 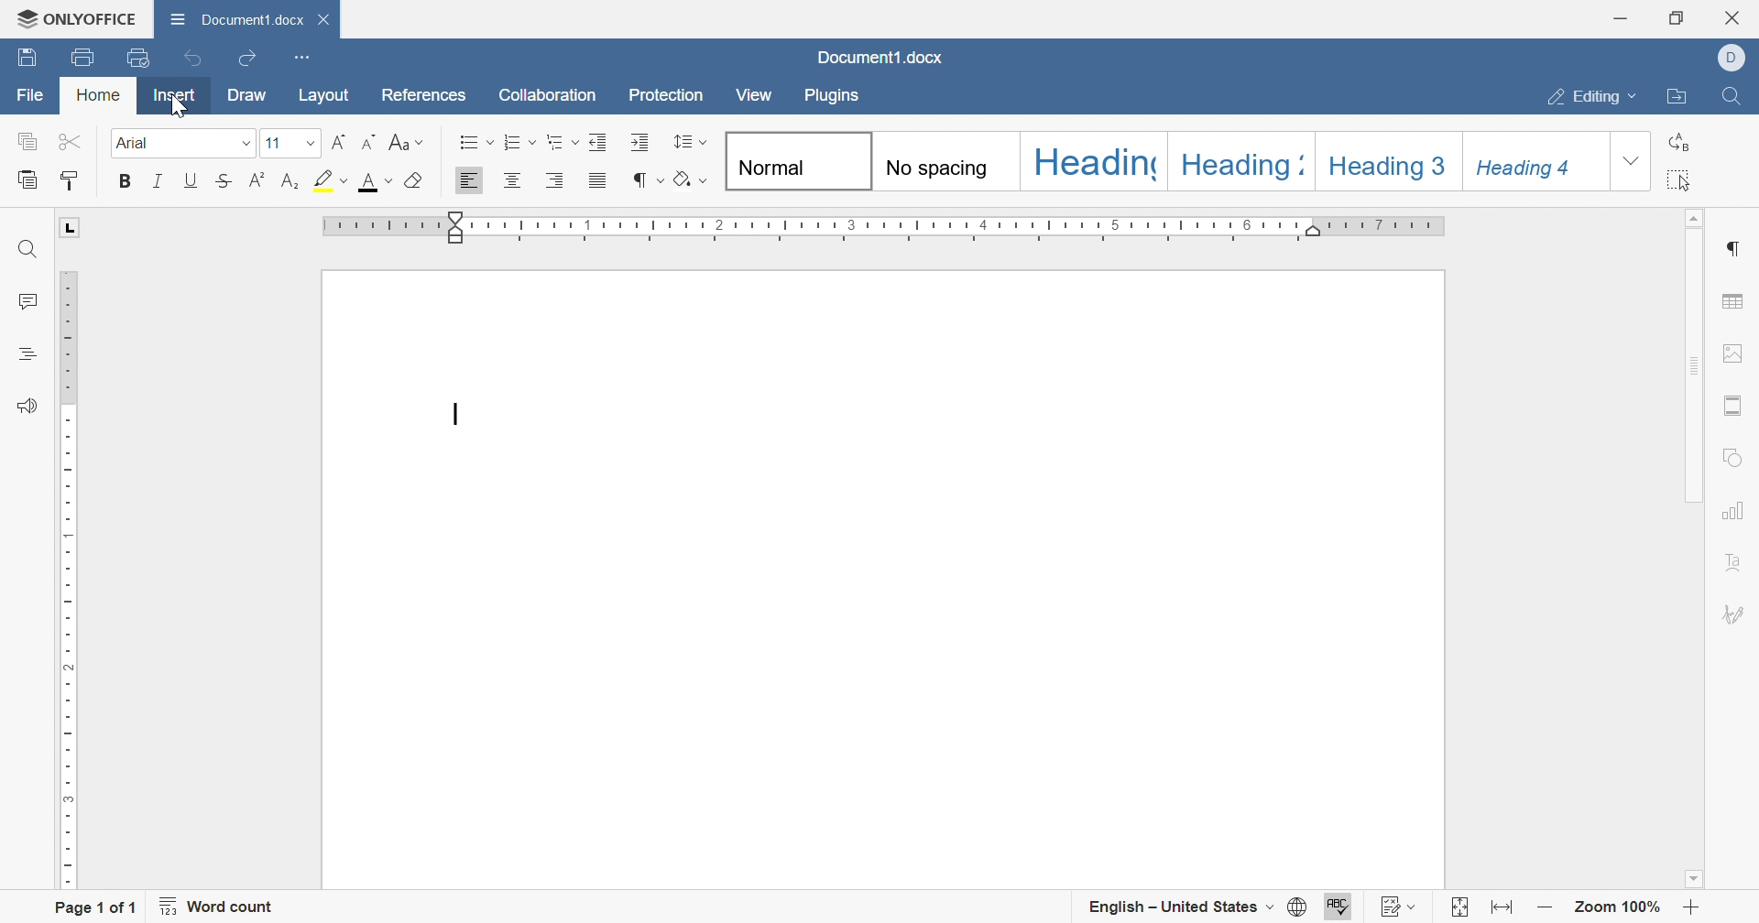 I want to click on Nonprinting characters, so click(x=645, y=177).